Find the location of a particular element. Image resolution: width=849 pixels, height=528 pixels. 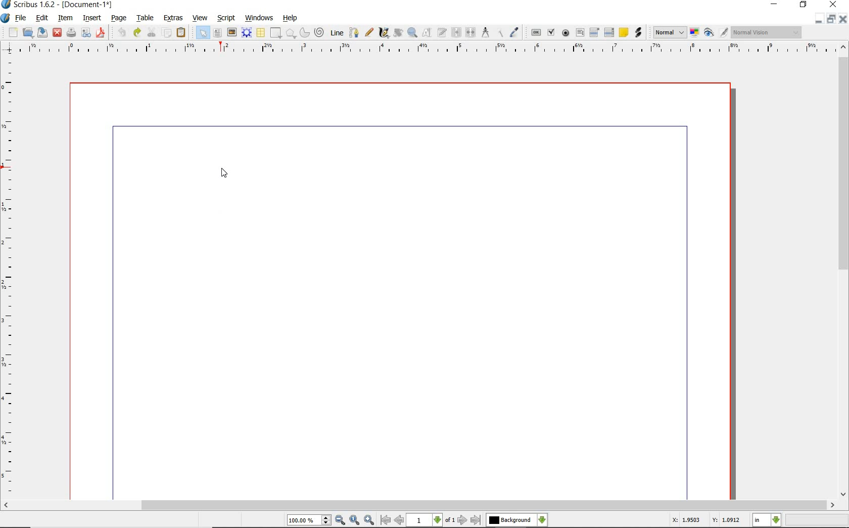

calligraphic line is located at coordinates (384, 33).